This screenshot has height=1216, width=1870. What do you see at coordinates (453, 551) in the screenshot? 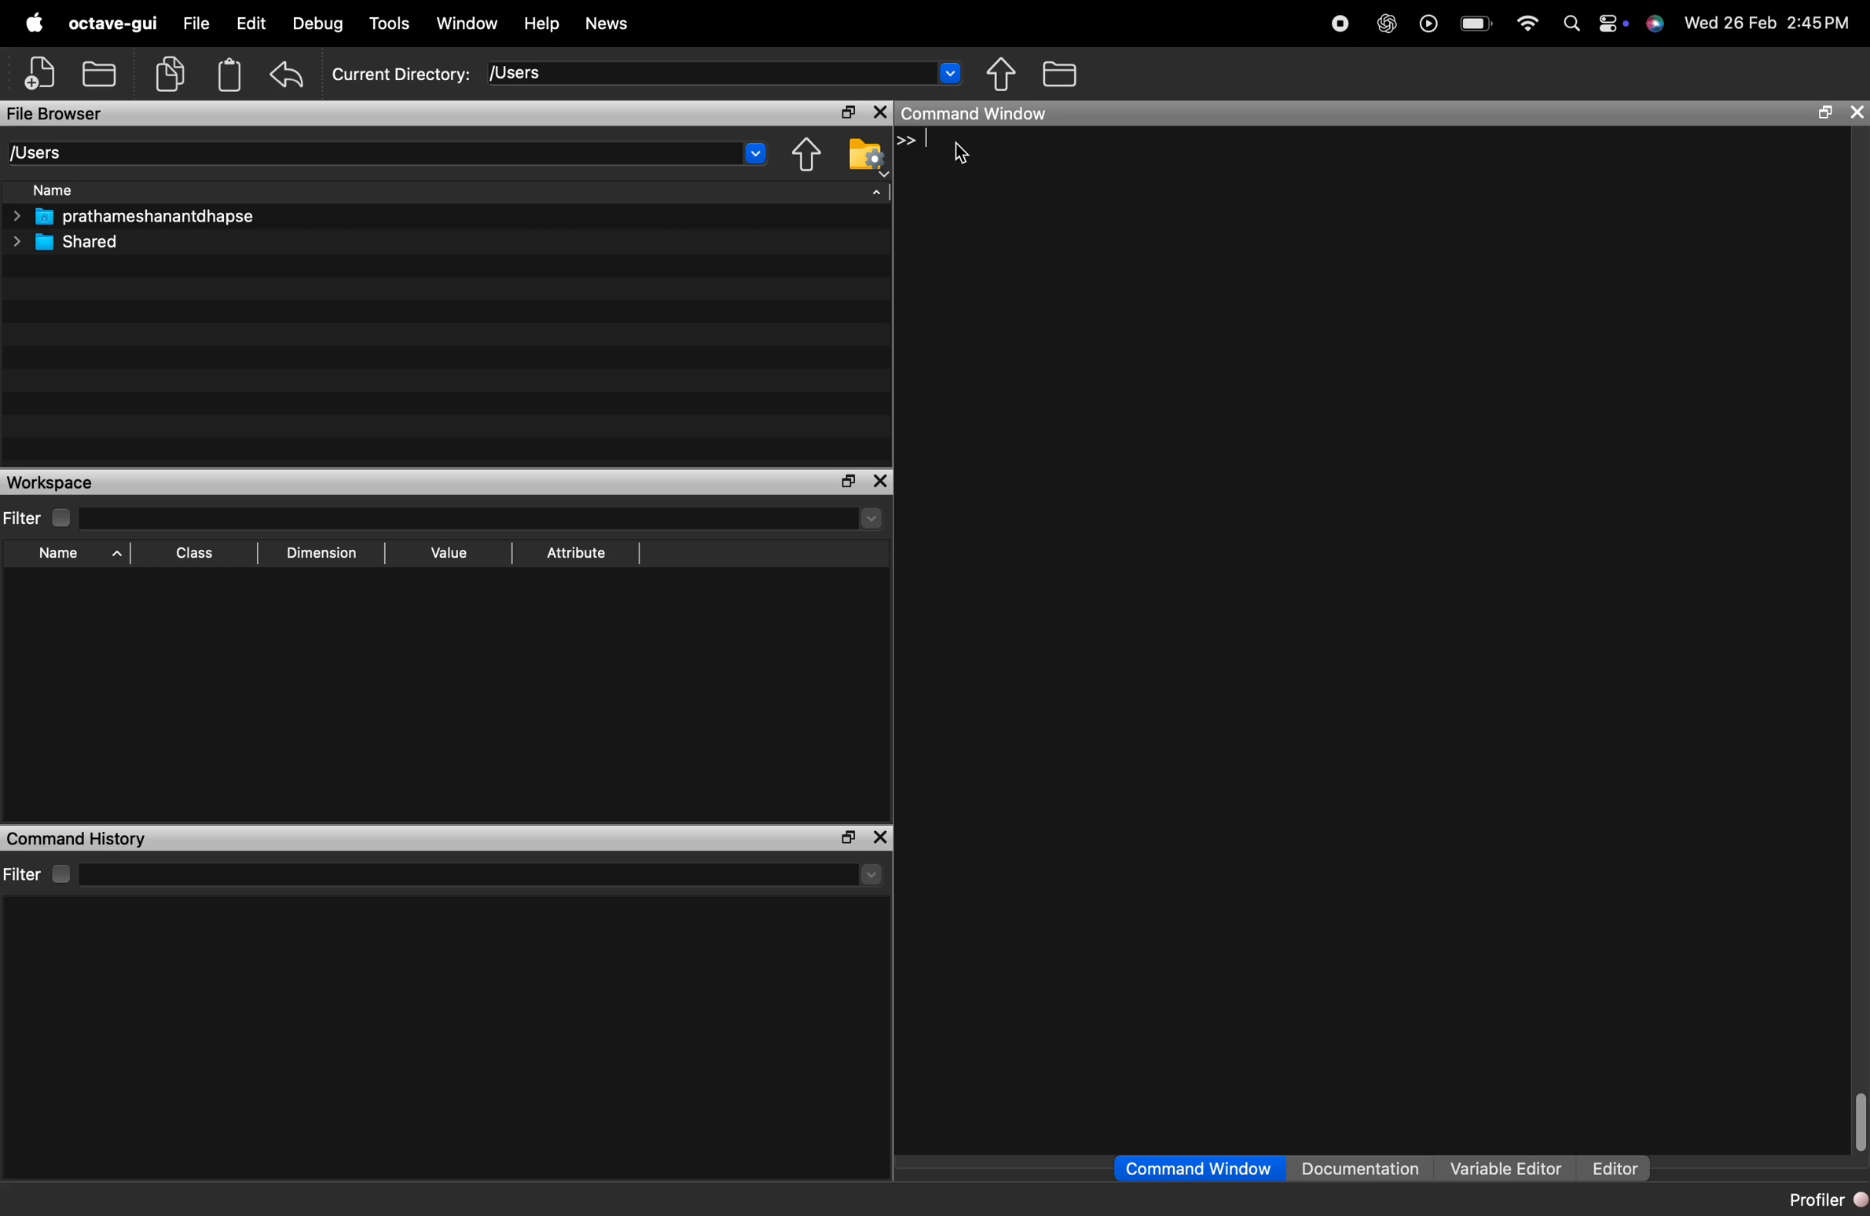
I see `Value` at bounding box center [453, 551].